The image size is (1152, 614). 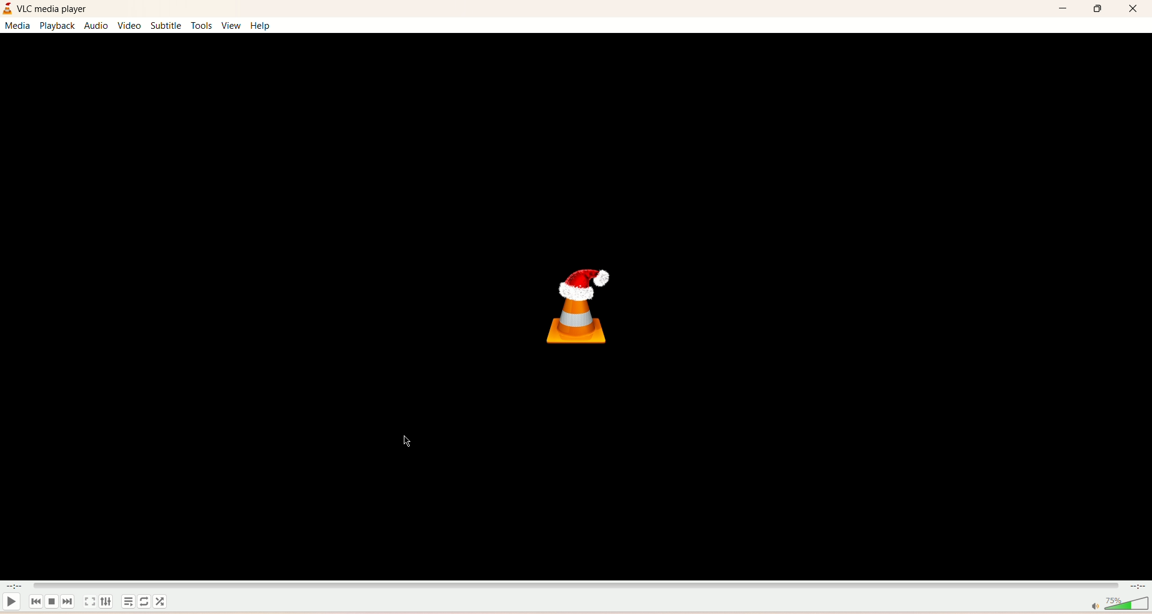 What do you see at coordinates (1118, 604) in the screenshot?
I see `volume bar` at bounding box center [1118, 604].